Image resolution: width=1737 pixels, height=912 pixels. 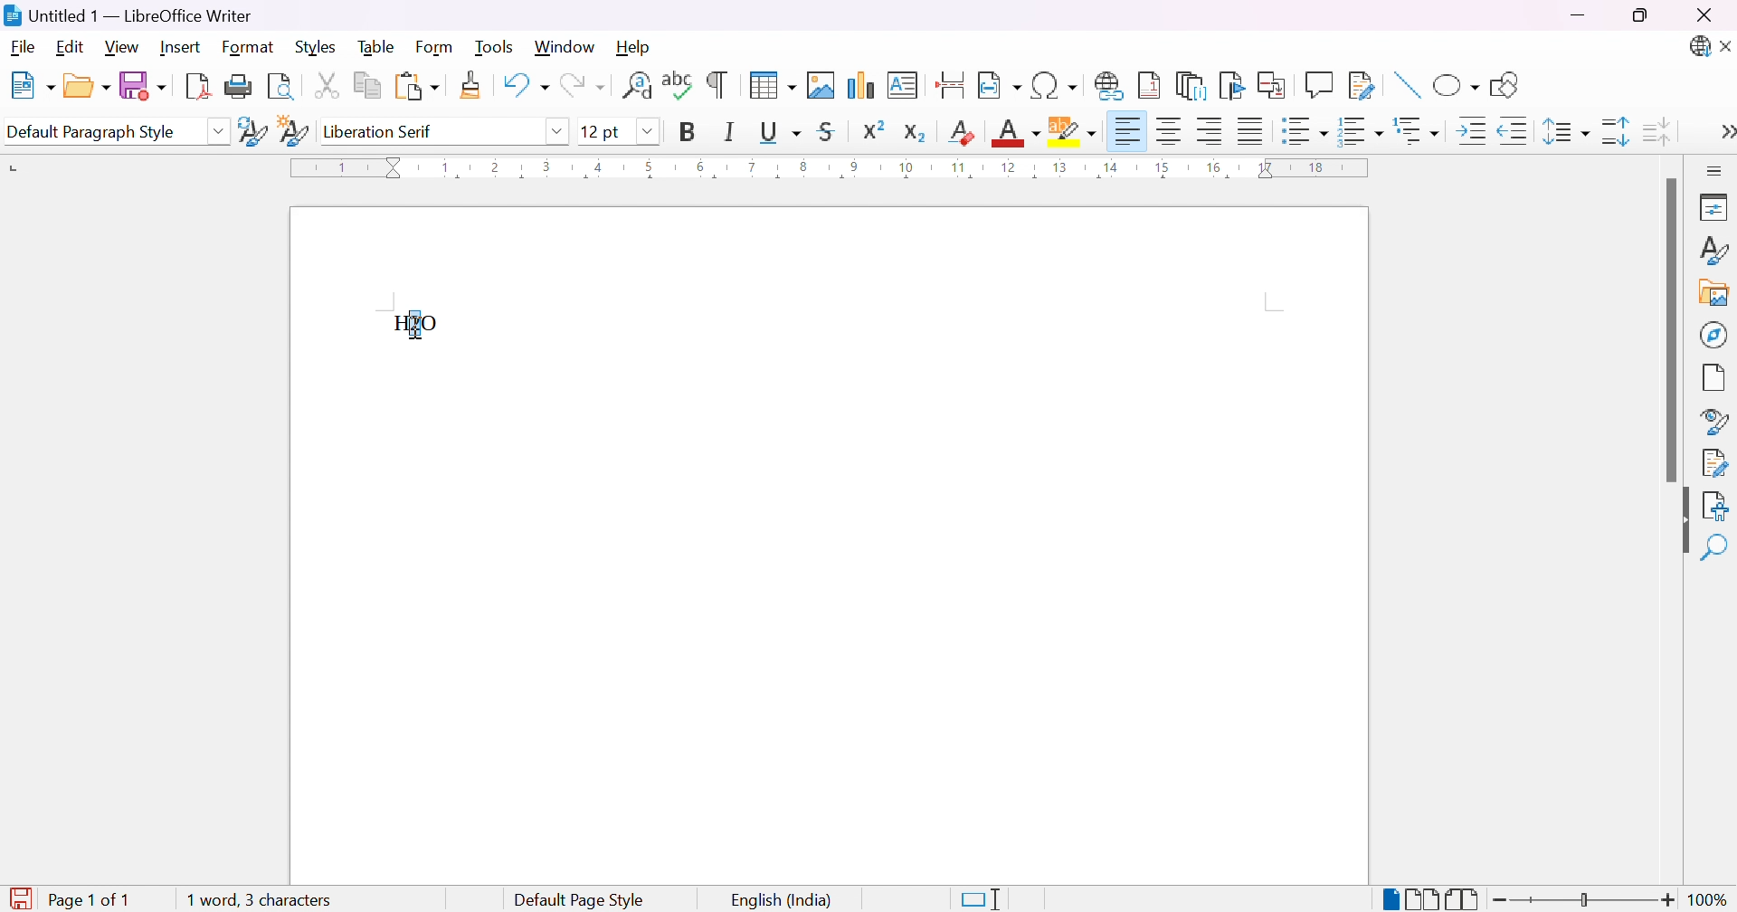 What do you see at coordinates (252, 131) in the screenshot?
I see `Update selected style` at bounding box center [252, 131].